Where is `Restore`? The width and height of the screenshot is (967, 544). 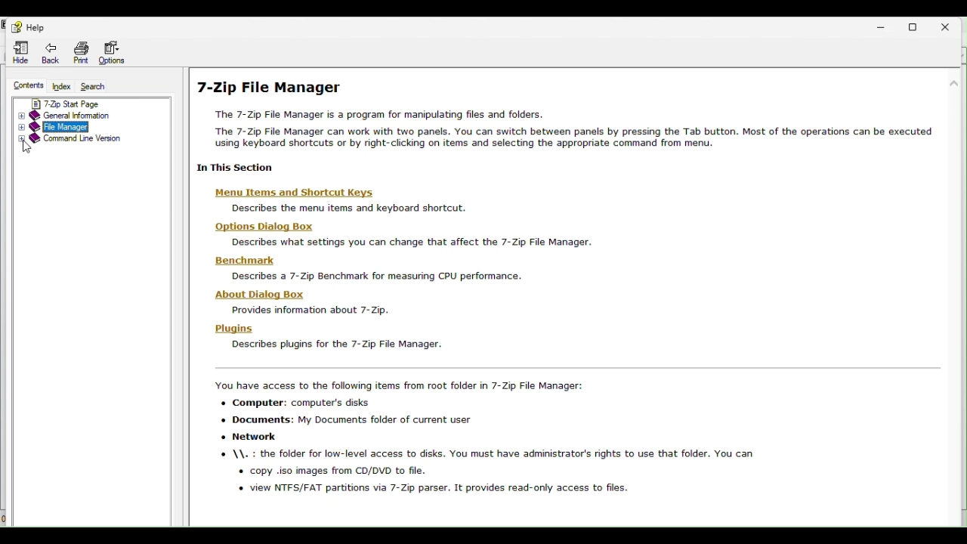
Restore is located at coordinates (918, 26).